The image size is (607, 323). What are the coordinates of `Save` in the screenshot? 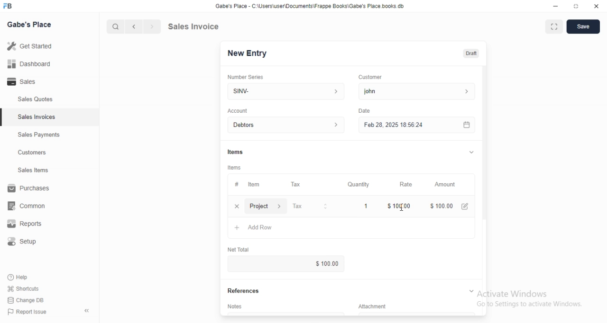 It's located at (583, 27).